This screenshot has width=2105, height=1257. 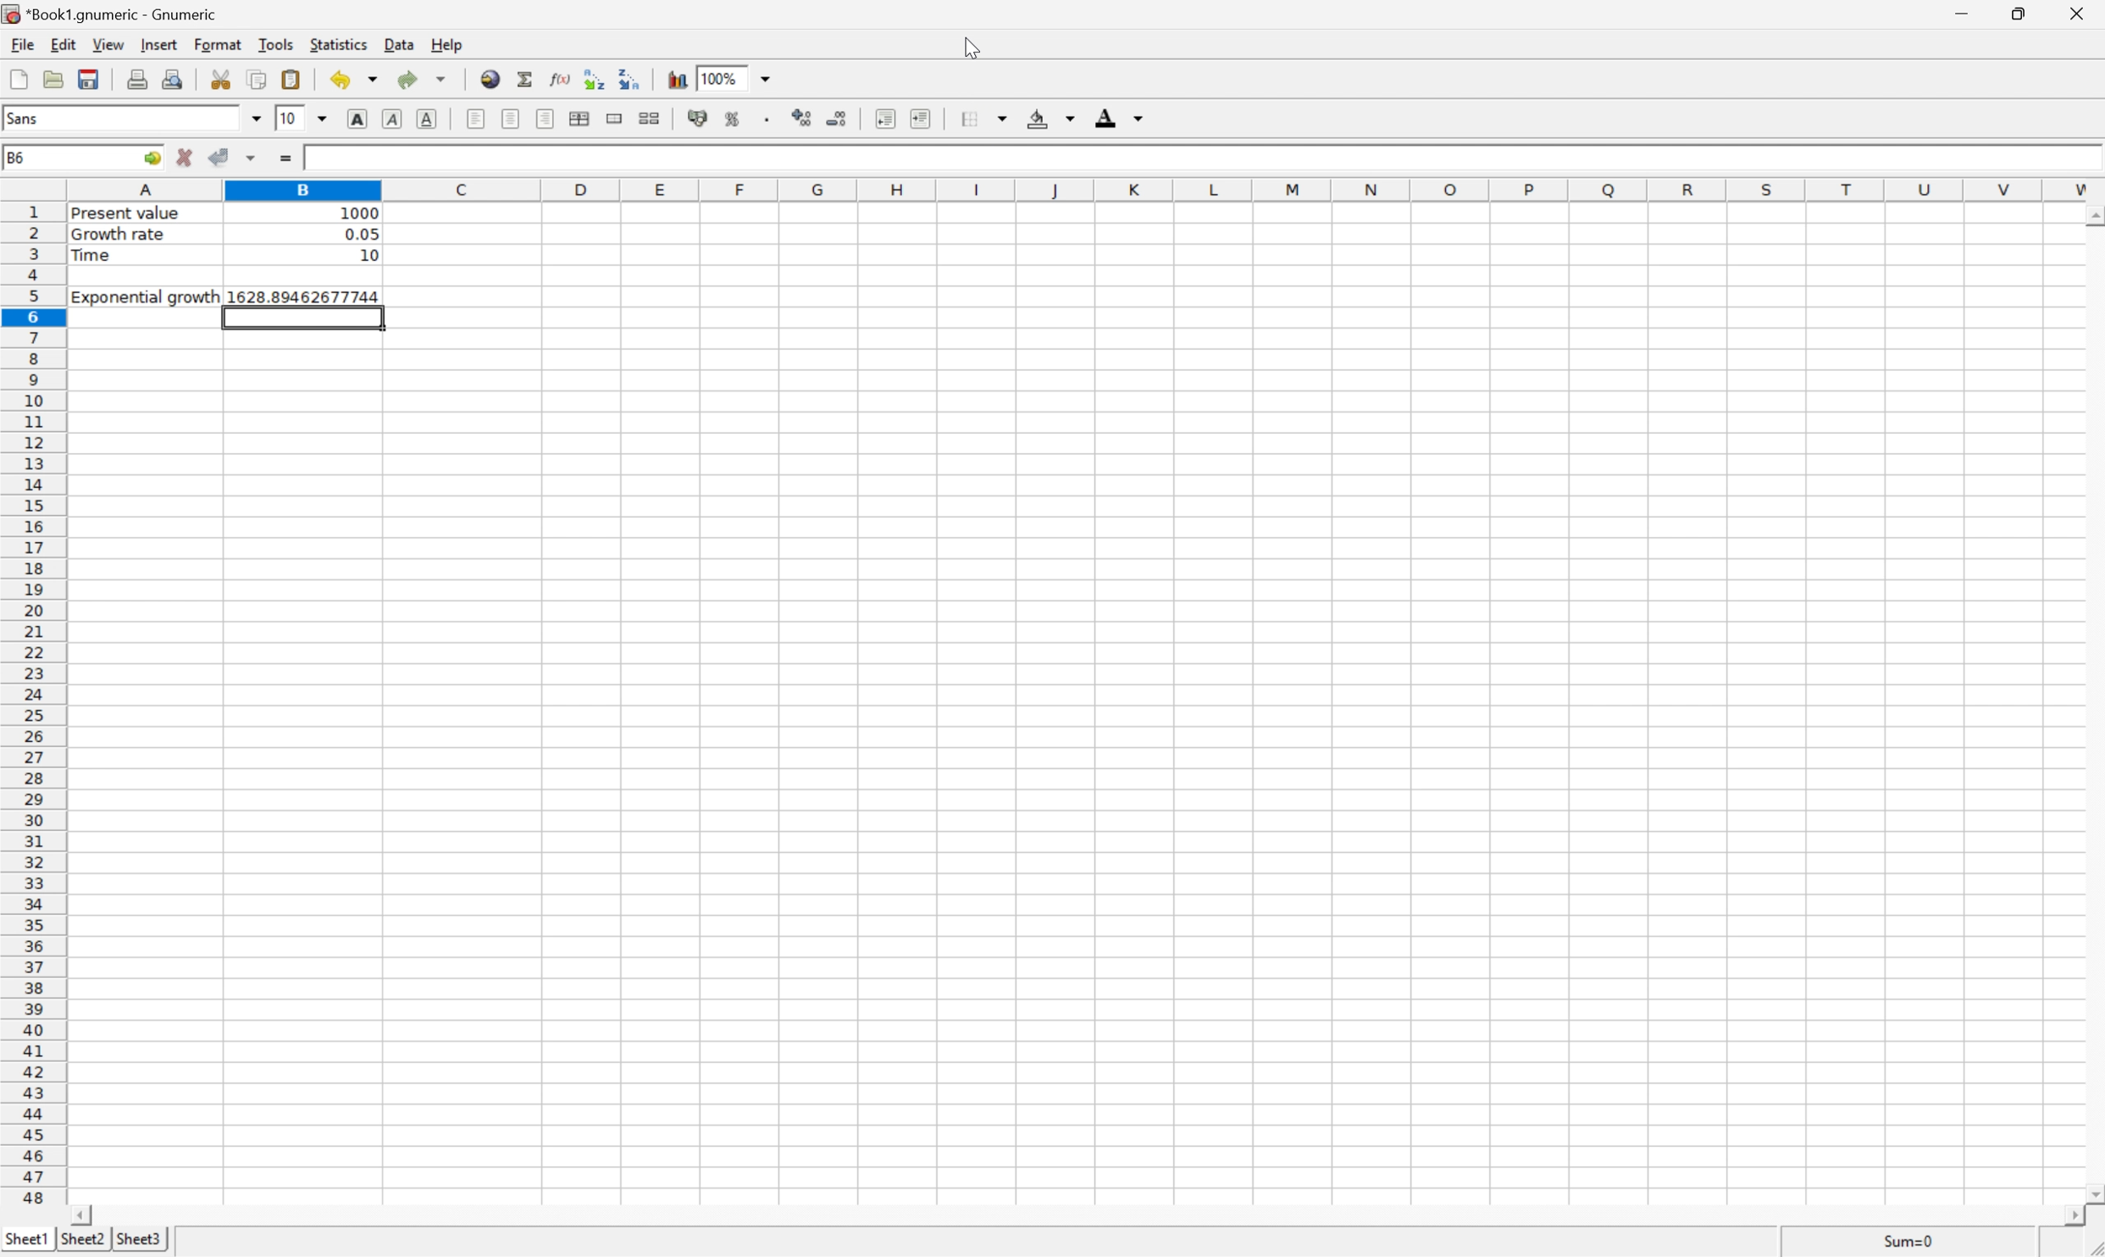 What do you see at coordinates (804, 119) in the screenshot?
I see `Increase the number of decimals displayed` at bounding box center [804, 119].